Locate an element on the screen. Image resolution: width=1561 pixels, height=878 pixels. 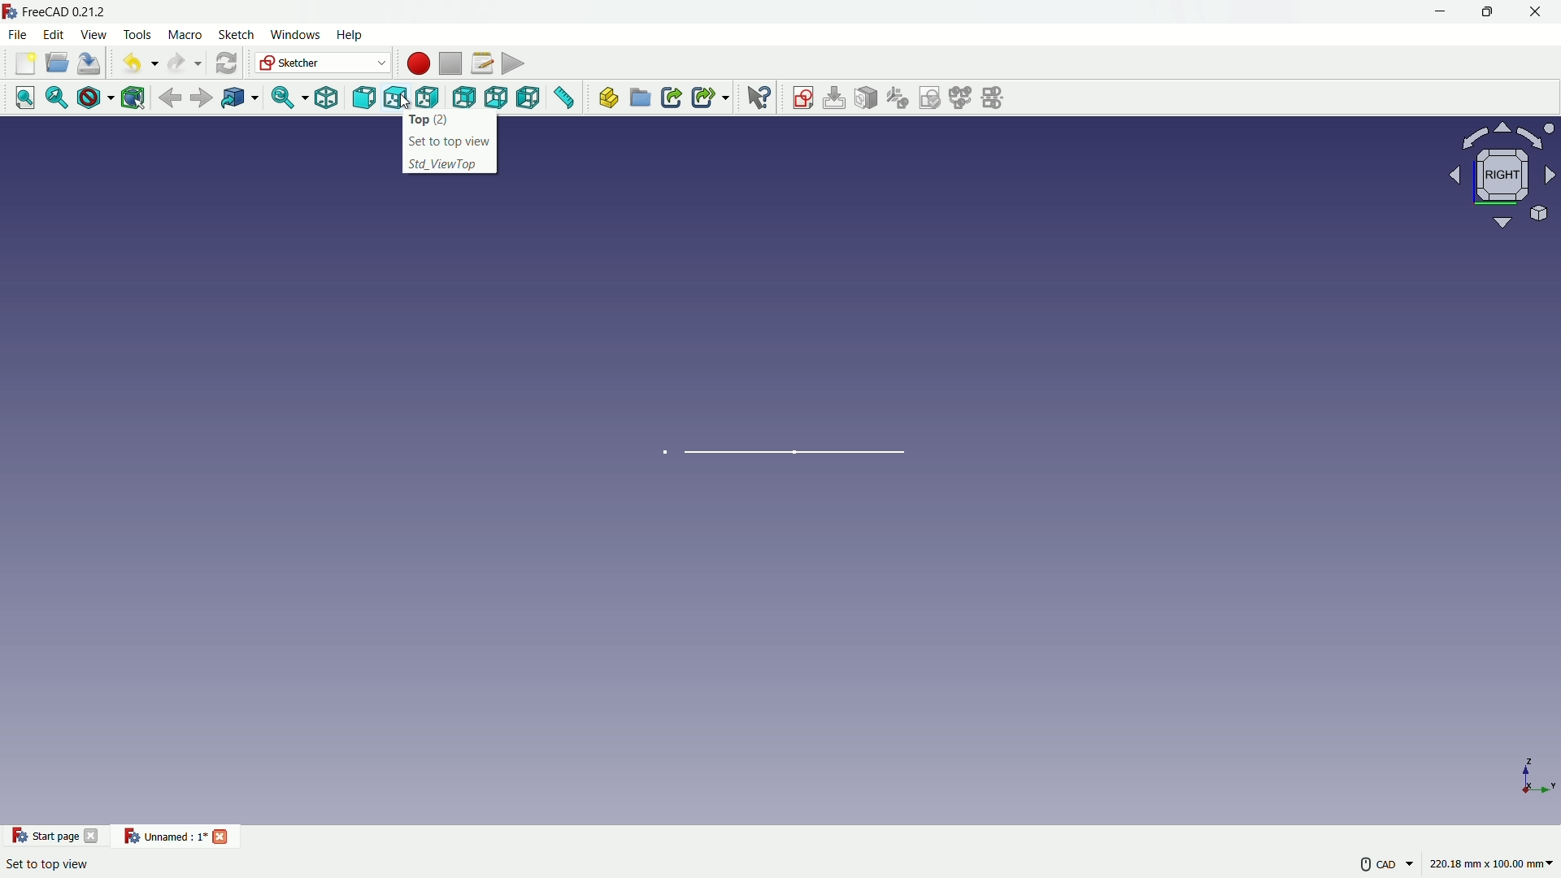
map sketch to face is located at coordinates (867, 98).